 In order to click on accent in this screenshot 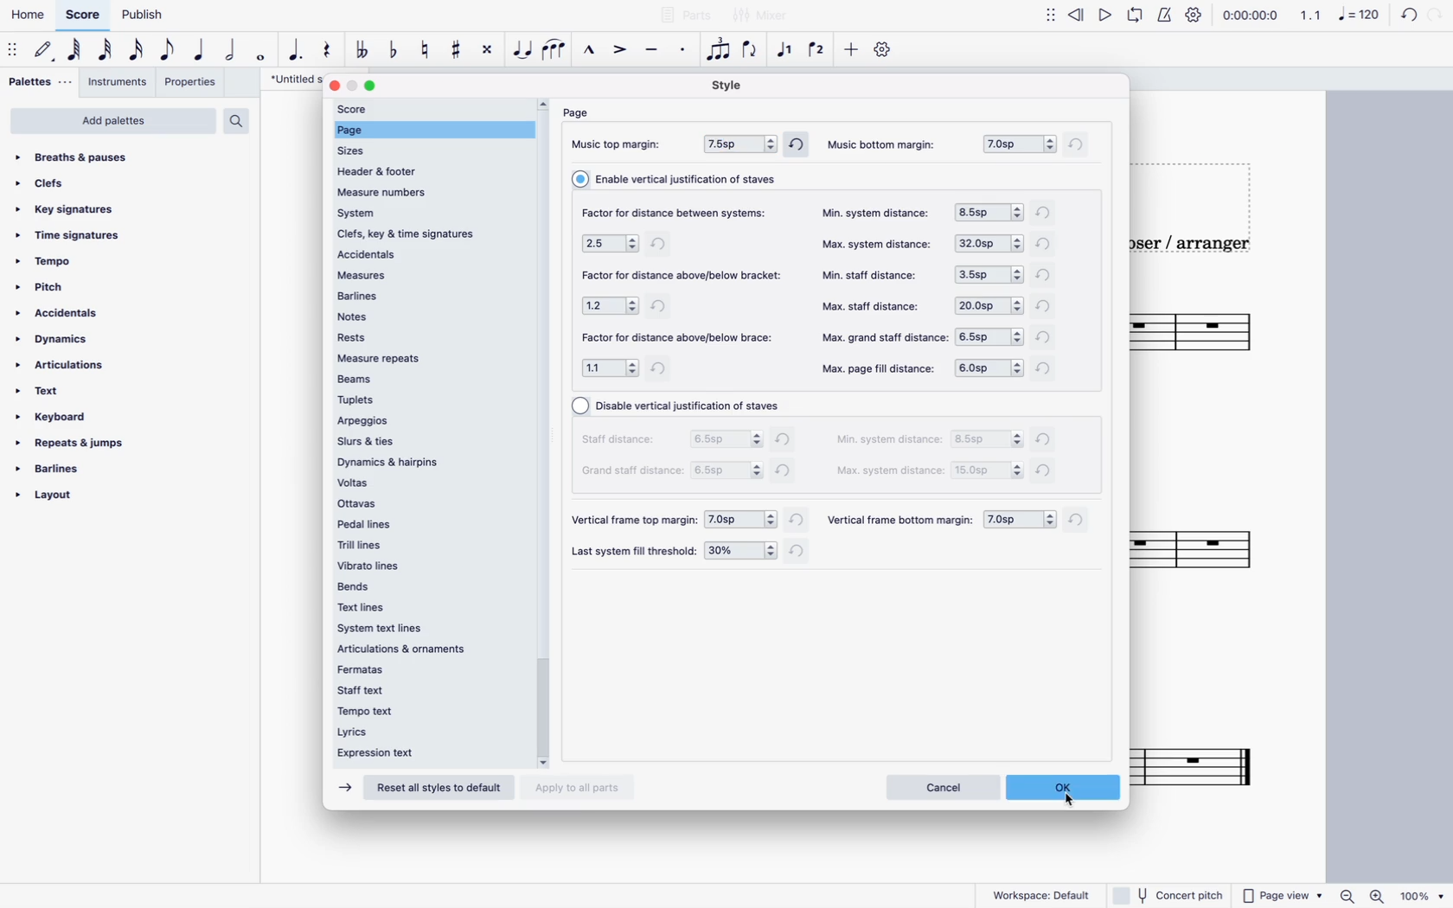, I will do `click(619, 51)`.